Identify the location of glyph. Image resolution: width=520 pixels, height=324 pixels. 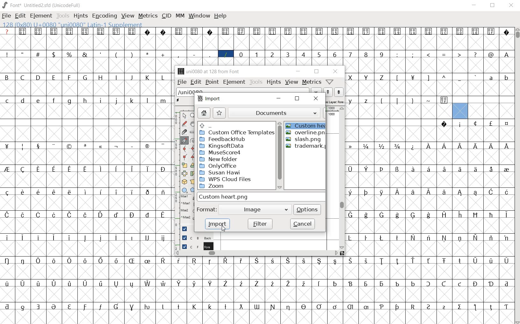
(163, 215).